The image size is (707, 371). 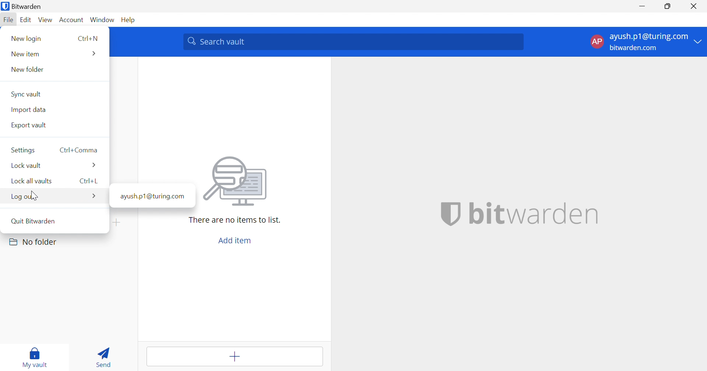 I want to click on New login, so click(x=27, y=39).